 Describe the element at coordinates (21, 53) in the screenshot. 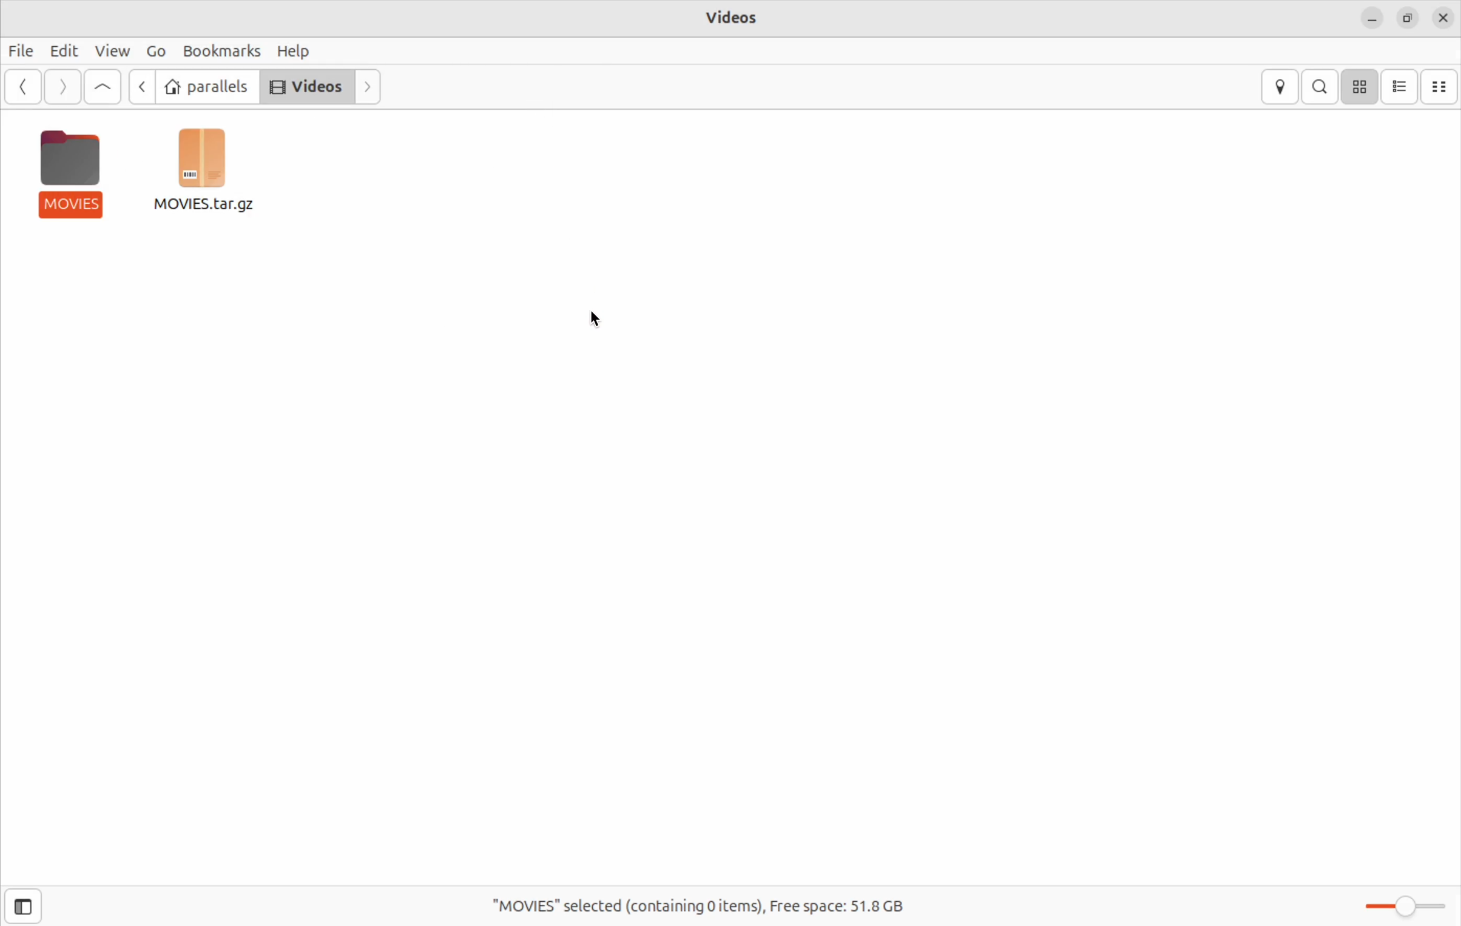

I see `Files` at that location.